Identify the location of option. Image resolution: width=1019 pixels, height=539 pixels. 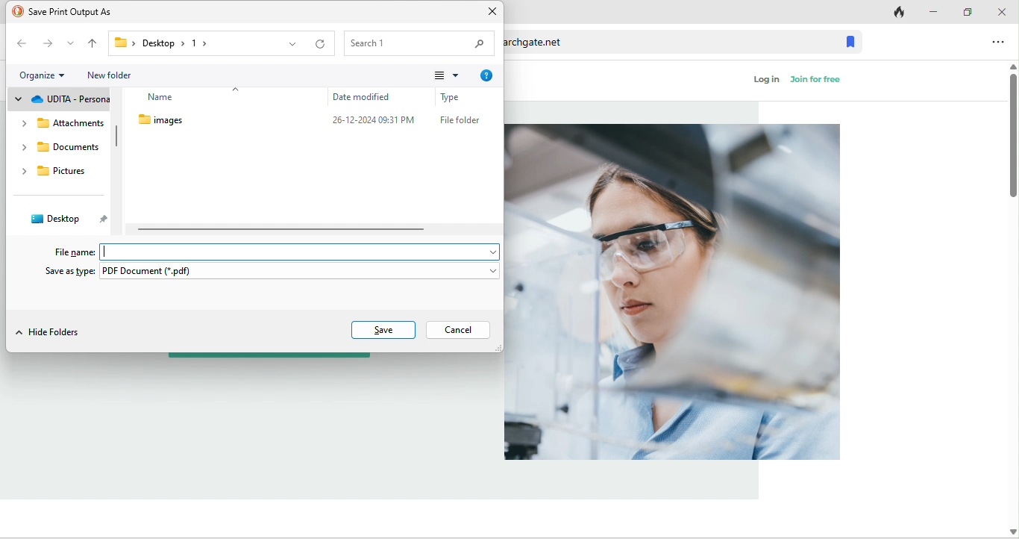
(1001, 42).